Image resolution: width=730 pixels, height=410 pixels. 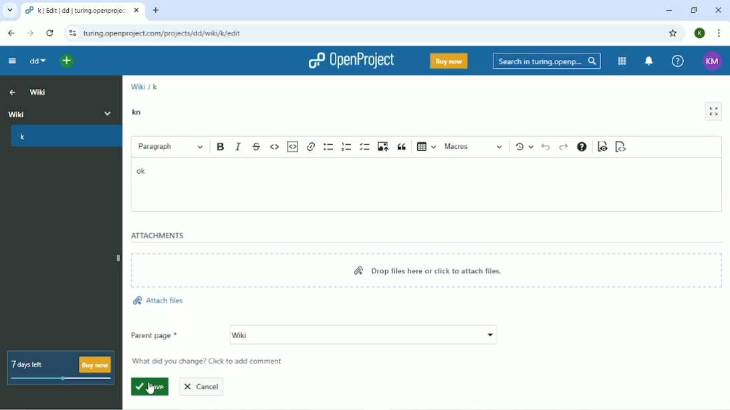 What do you see at coordinates (11, 33) in the screenshot?
I see `Back` at bounding box center [11, 33].